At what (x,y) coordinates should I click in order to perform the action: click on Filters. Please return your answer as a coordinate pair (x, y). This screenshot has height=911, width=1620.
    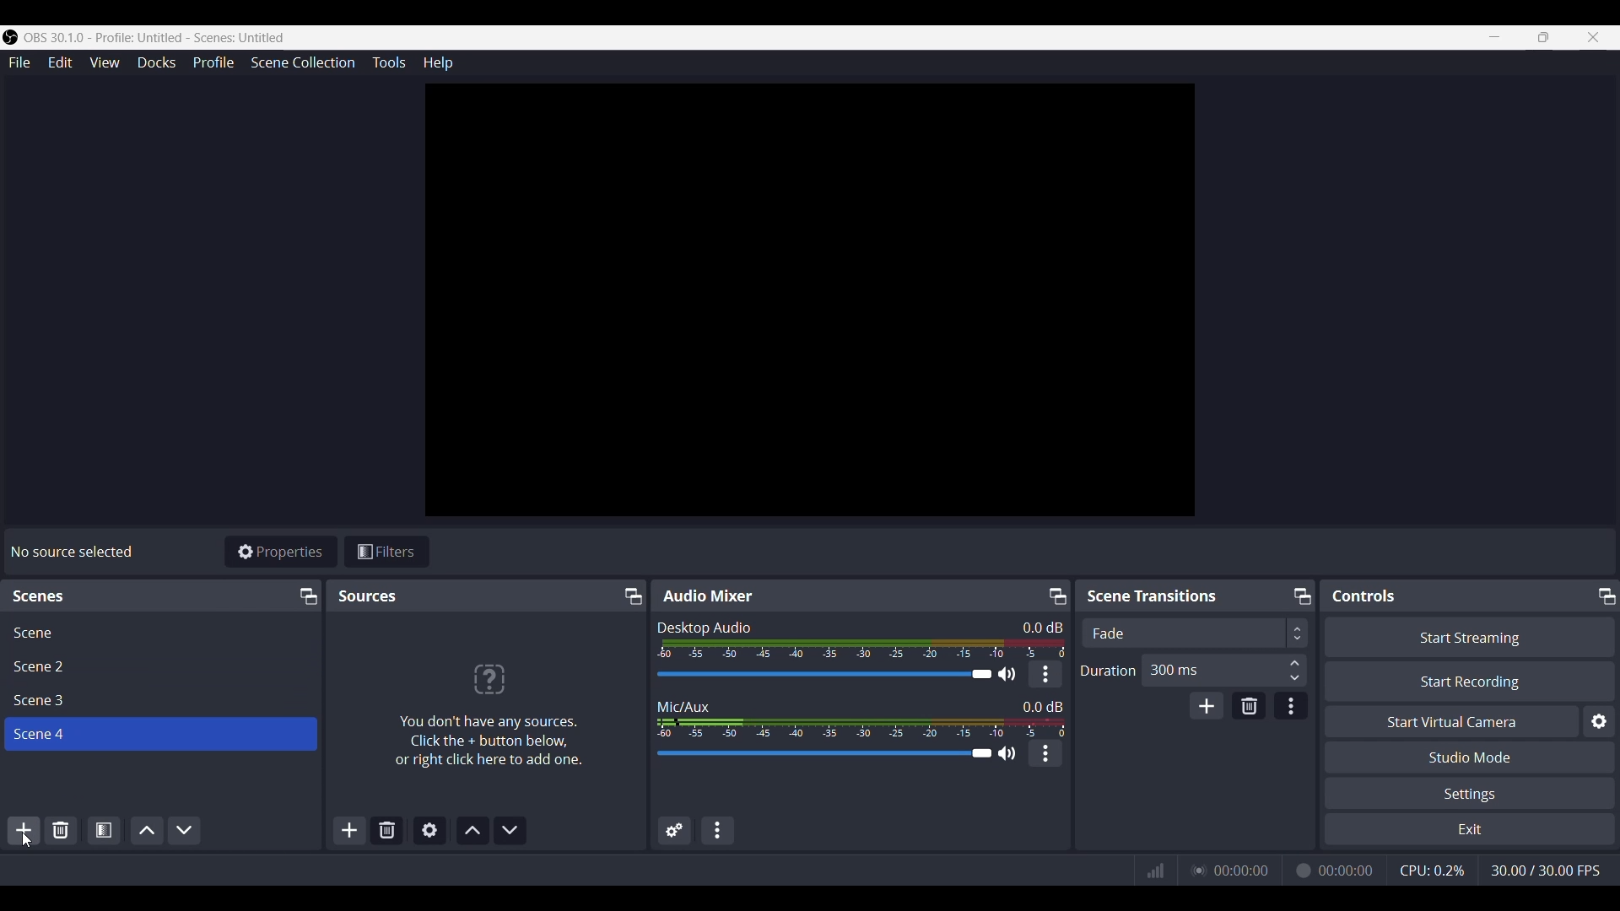
    Looking at the image, I should click on (387, 551).